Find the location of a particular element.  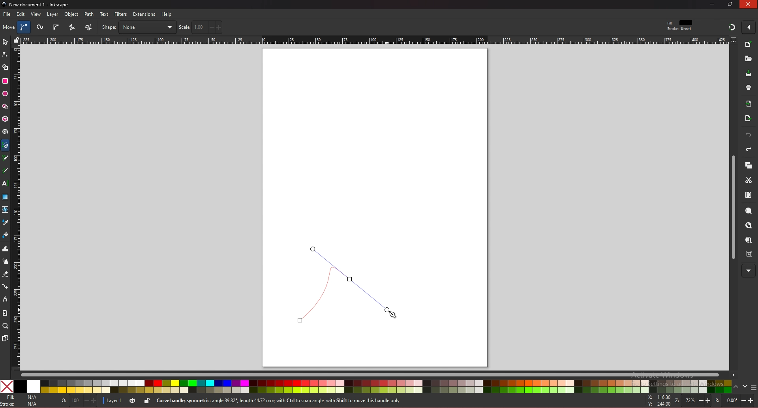

up is located at coordinates (736, 388).